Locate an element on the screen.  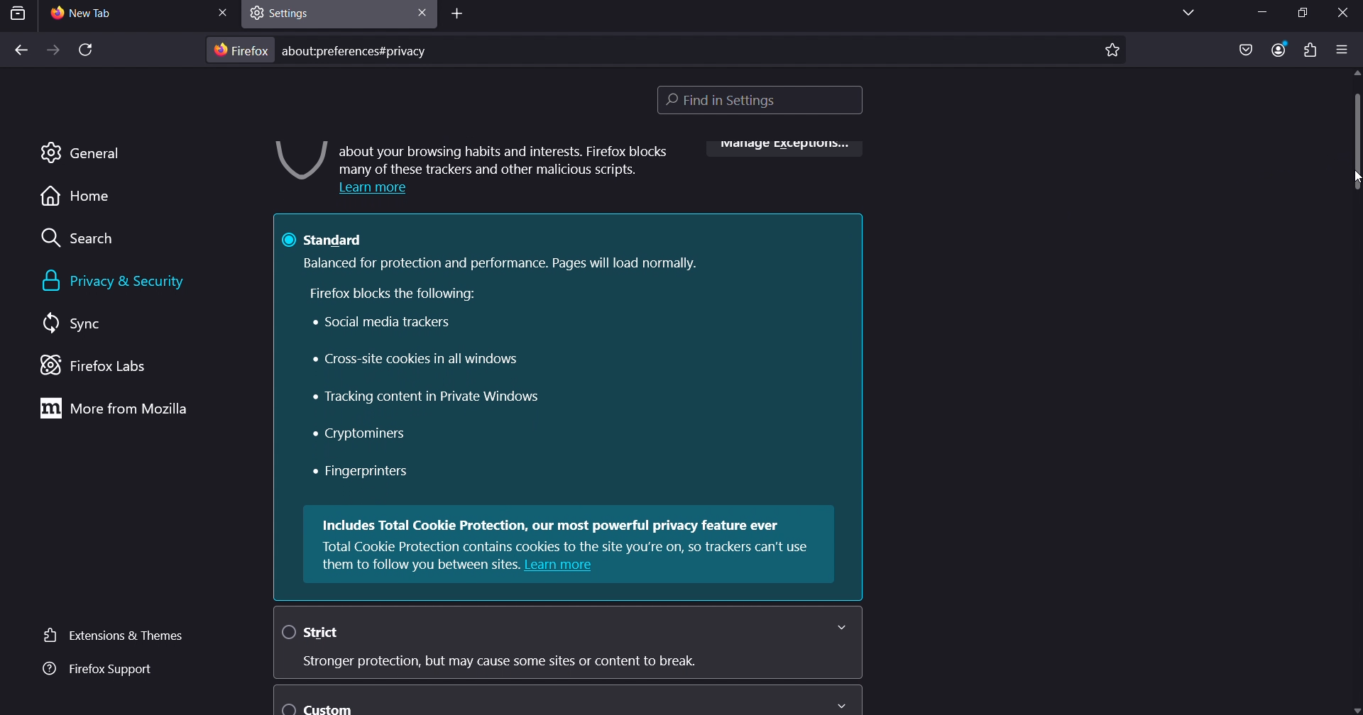
search tab is located at coordinates (18, 13).